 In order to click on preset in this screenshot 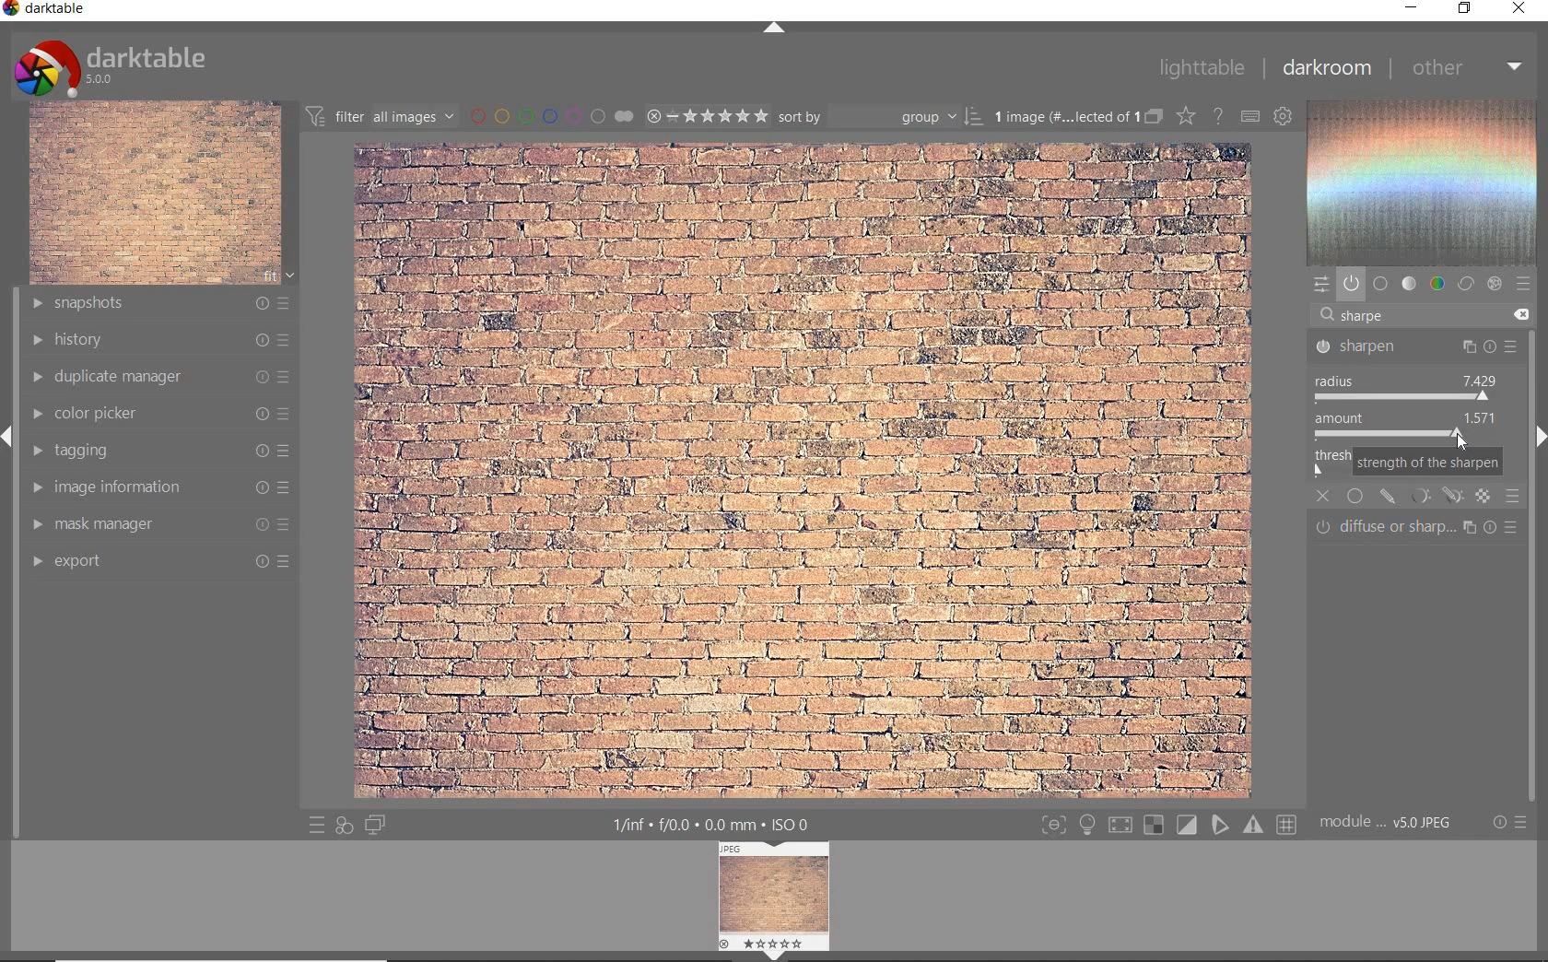, I will do `click(1524, 284)`.